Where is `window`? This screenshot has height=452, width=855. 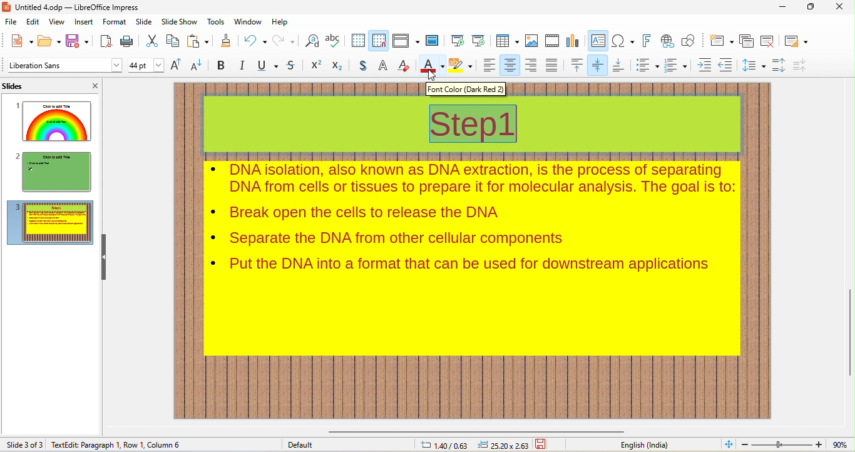 window is located at coordinates (247, 23).